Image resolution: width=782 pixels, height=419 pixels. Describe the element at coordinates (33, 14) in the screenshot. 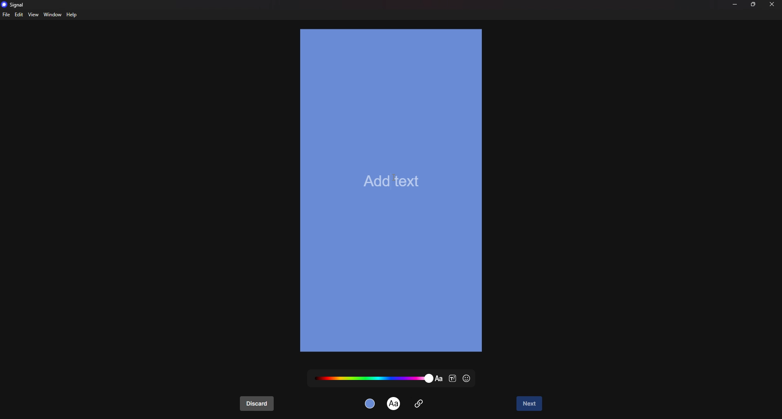

I see `view` at that location.